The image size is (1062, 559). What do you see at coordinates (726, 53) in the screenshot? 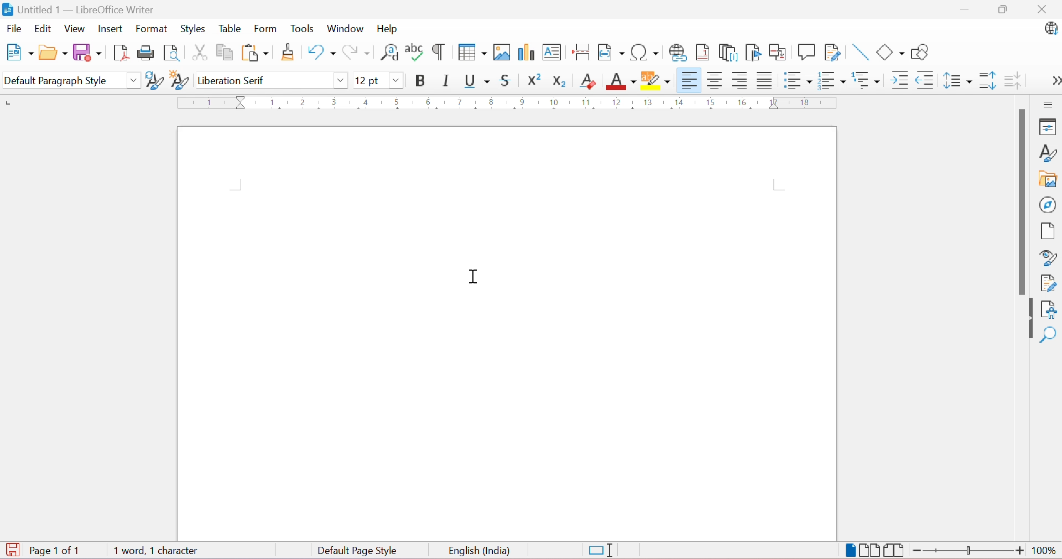
I see `Insert Endnote` at bounding box center [726, 53].